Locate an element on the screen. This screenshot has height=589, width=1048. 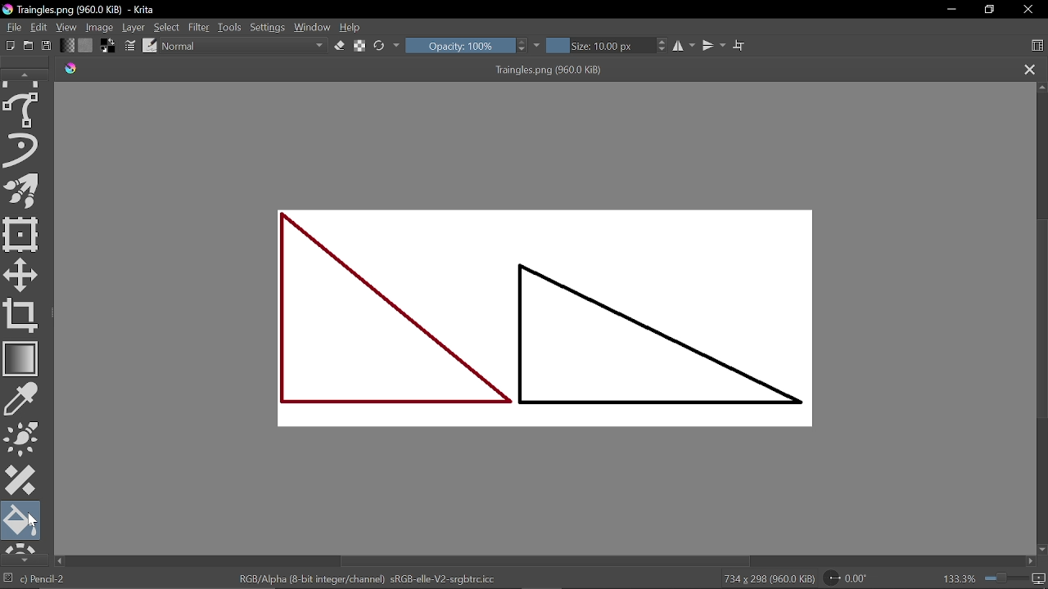
734 x 298 (960.0 KiB) is located at coordinates (766, 579).